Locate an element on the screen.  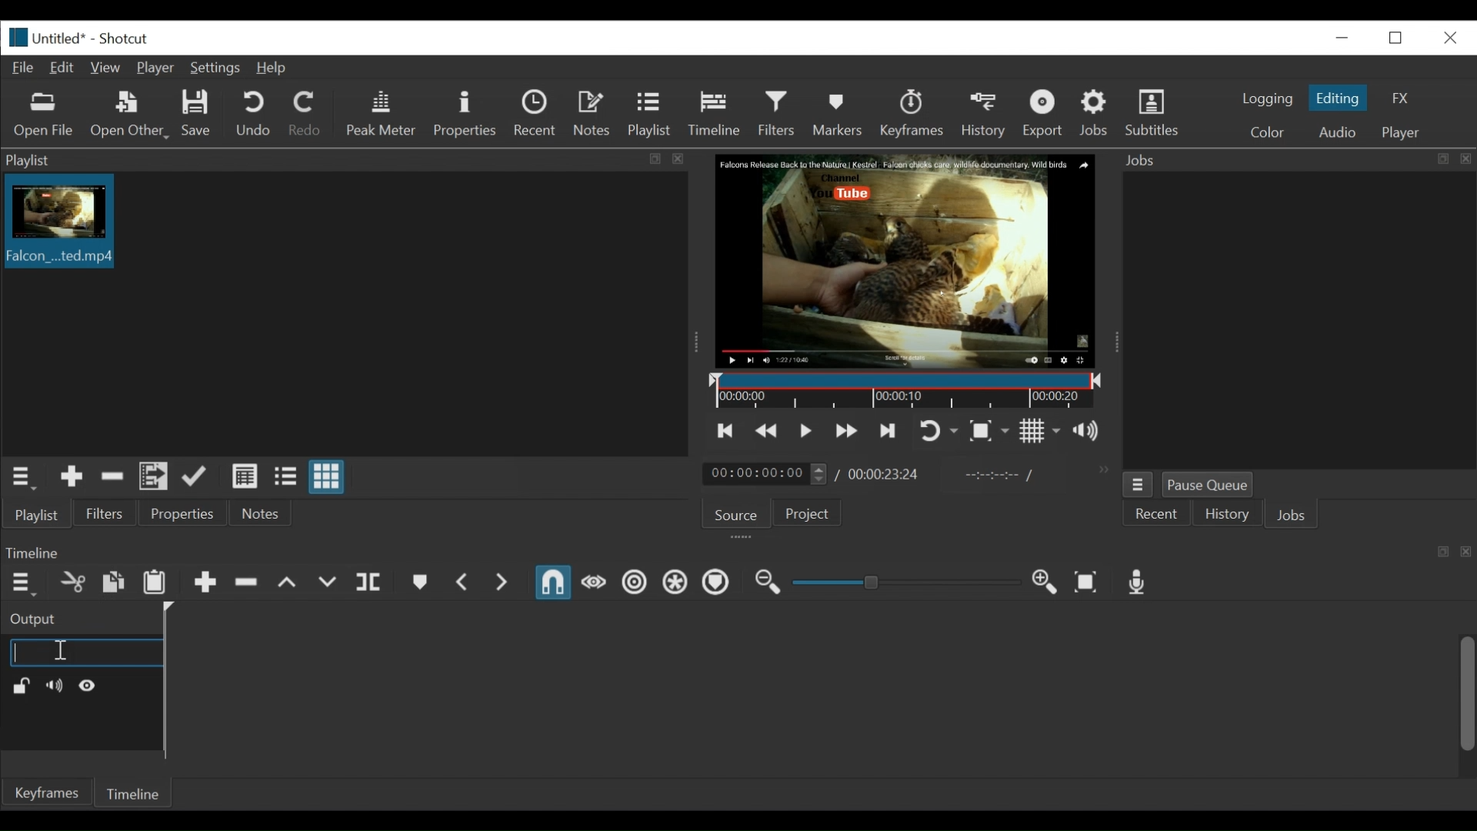
Update is located at coordinates (198, 477).